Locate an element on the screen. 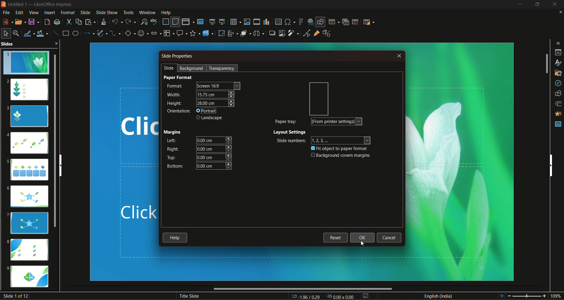 This screenshot has height=300, width=564. close is located at coordinates (555, 4).